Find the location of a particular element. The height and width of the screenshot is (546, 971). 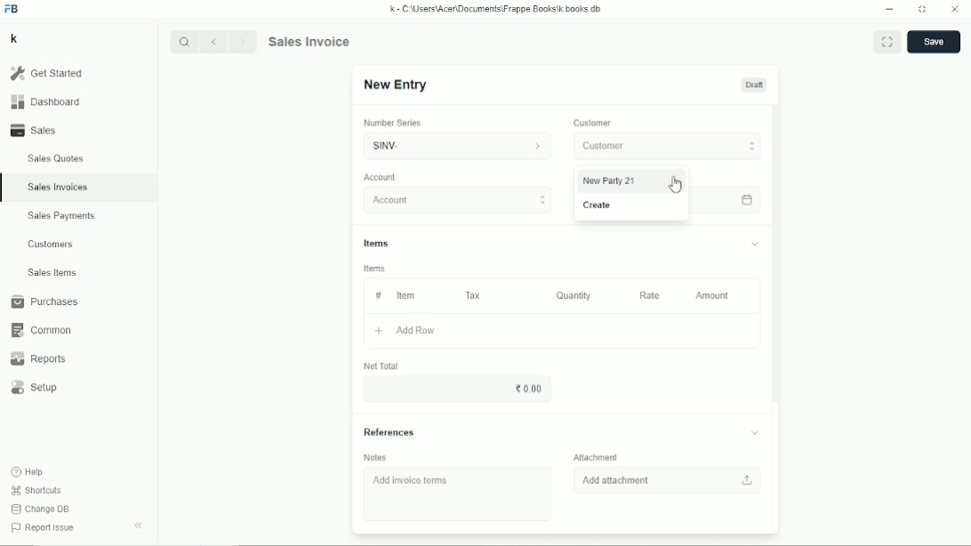

Toggle between form and full width is located at coordinates (887, 41).